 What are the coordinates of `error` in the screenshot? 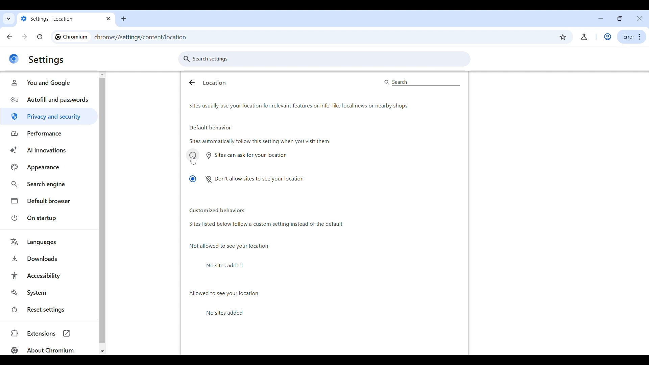 It's located at (632, 37).